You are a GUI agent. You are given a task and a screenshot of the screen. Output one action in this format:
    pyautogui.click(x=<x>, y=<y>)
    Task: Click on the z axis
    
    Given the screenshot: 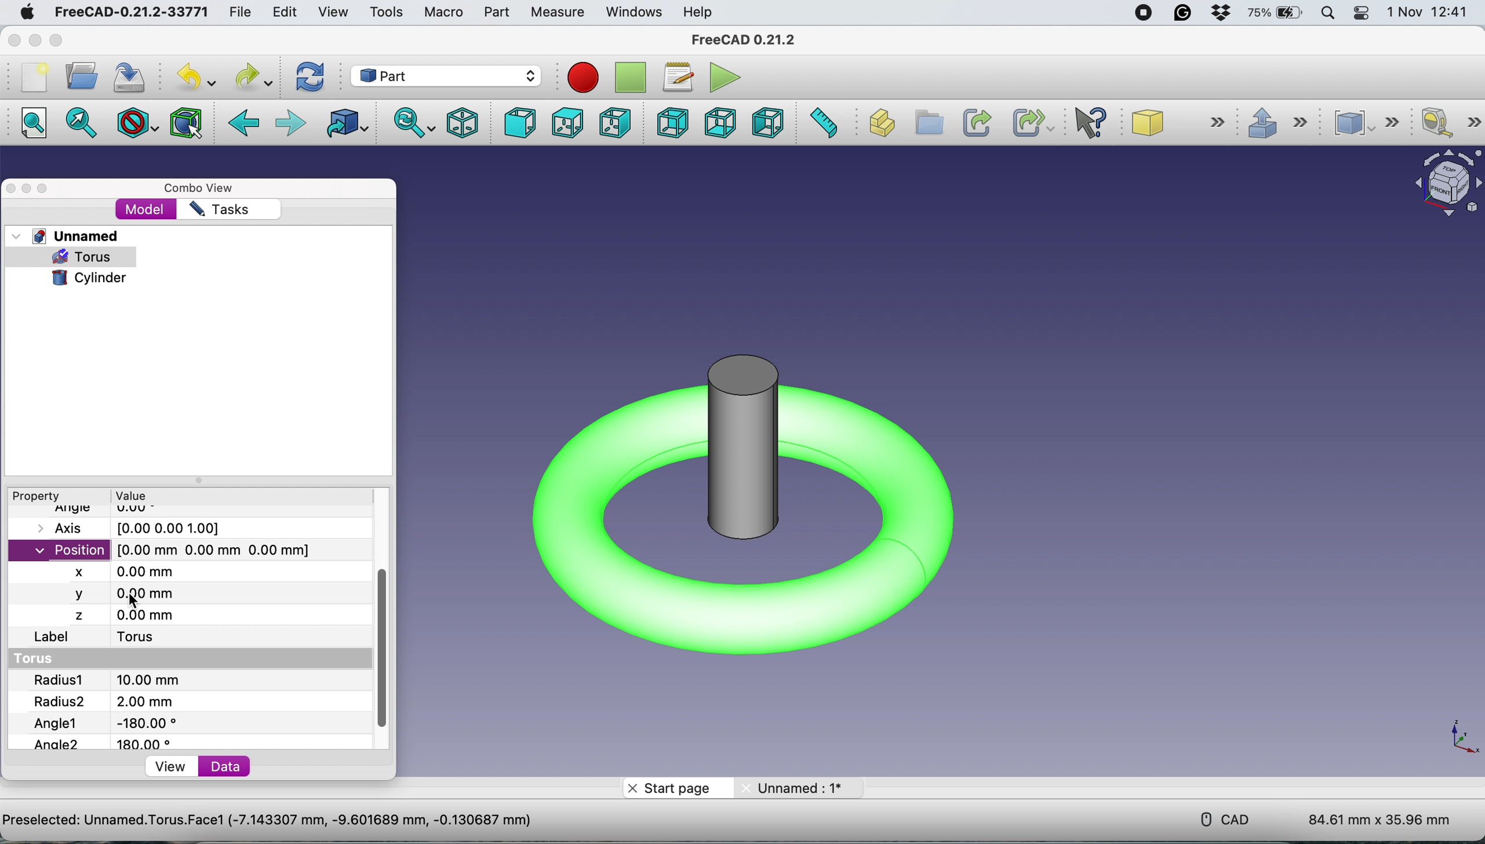 What is the action you would take?
    pyautogui.click(x=128, y=615)
    